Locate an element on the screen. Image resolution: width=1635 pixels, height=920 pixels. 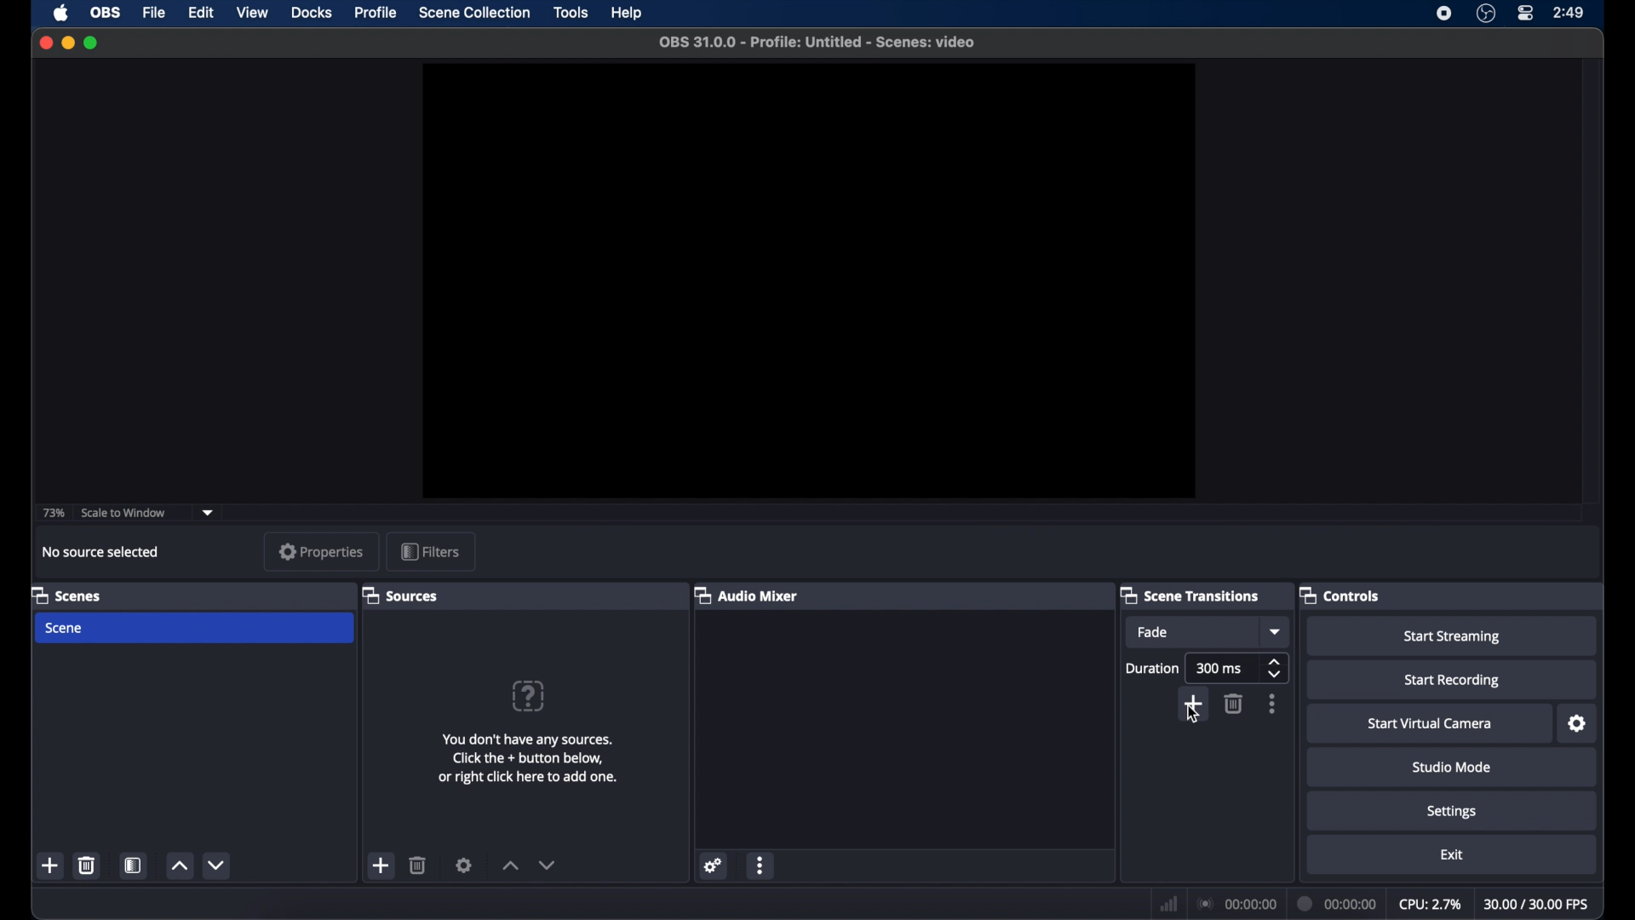
minimize is located at coordinates (67, 43).